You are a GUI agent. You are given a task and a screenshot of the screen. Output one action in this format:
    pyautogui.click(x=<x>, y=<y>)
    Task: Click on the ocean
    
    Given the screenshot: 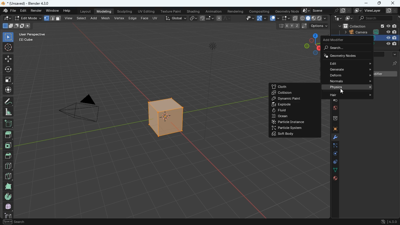 What is the action you would take?
    pyautogui.click(x=296, y=116)
    